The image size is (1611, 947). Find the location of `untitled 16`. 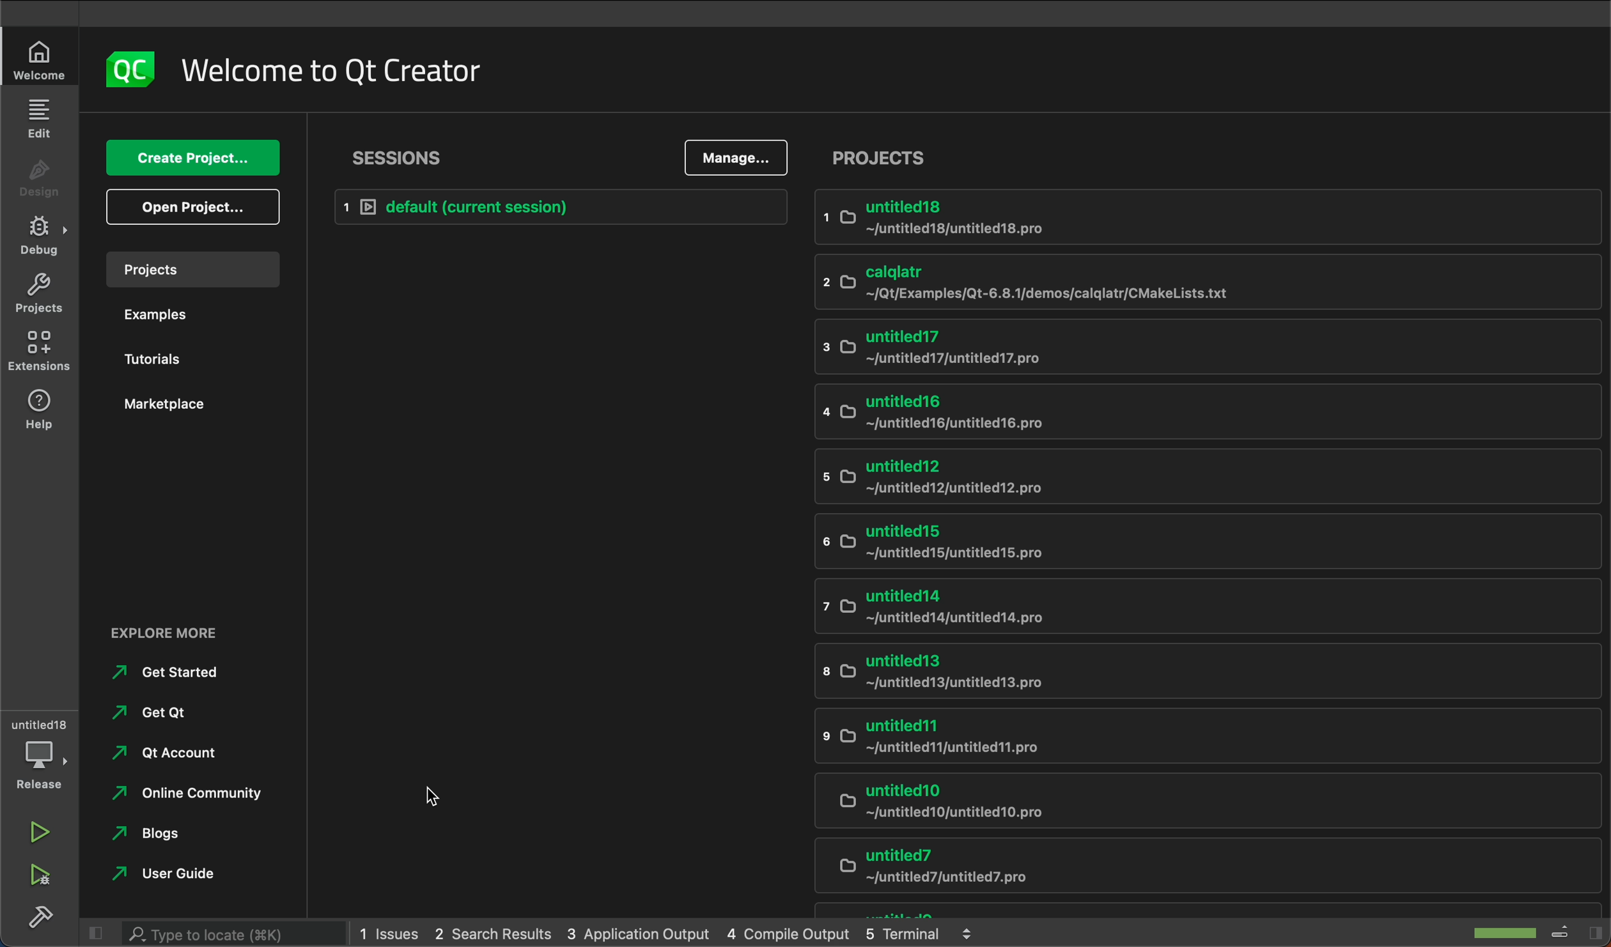

untitled 16 is located at coordinates (1109, 412).